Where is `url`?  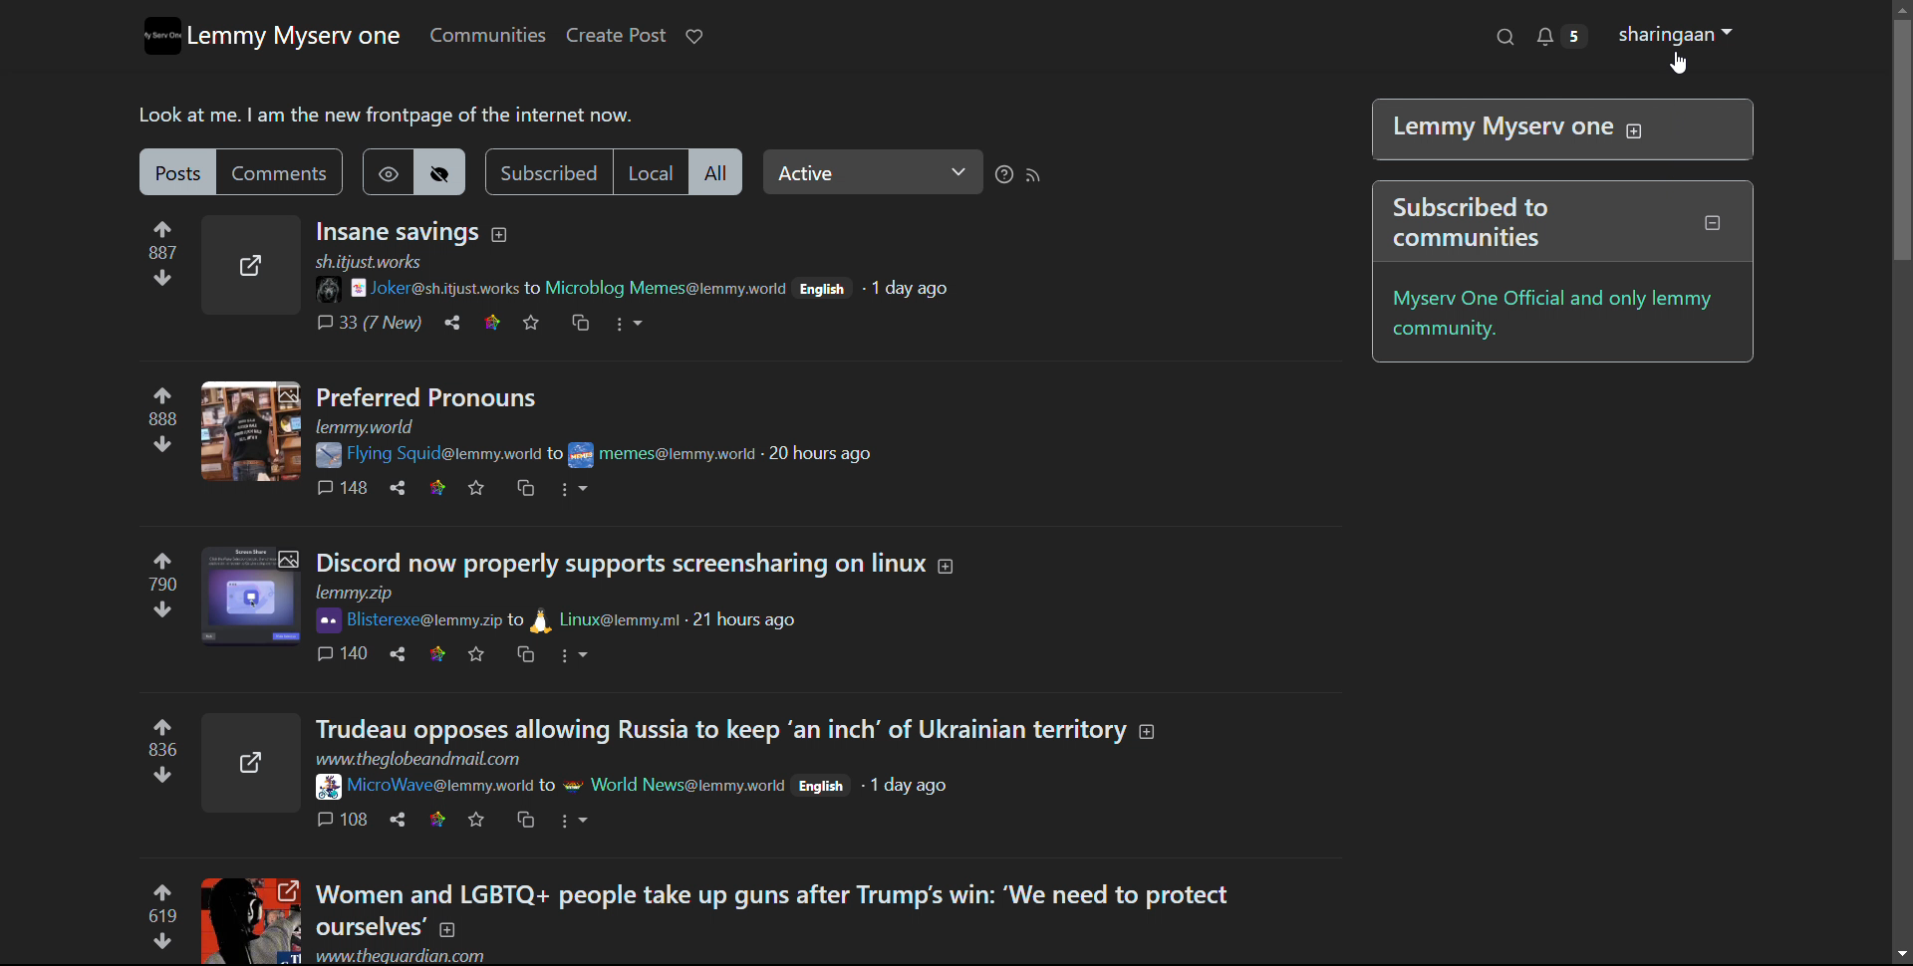 url is located at coordinates (366, 427).